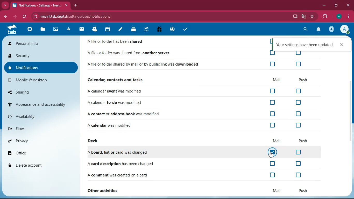  Describe the element at coordinates (299, 53) in the screenshot. I see `off` at that location.